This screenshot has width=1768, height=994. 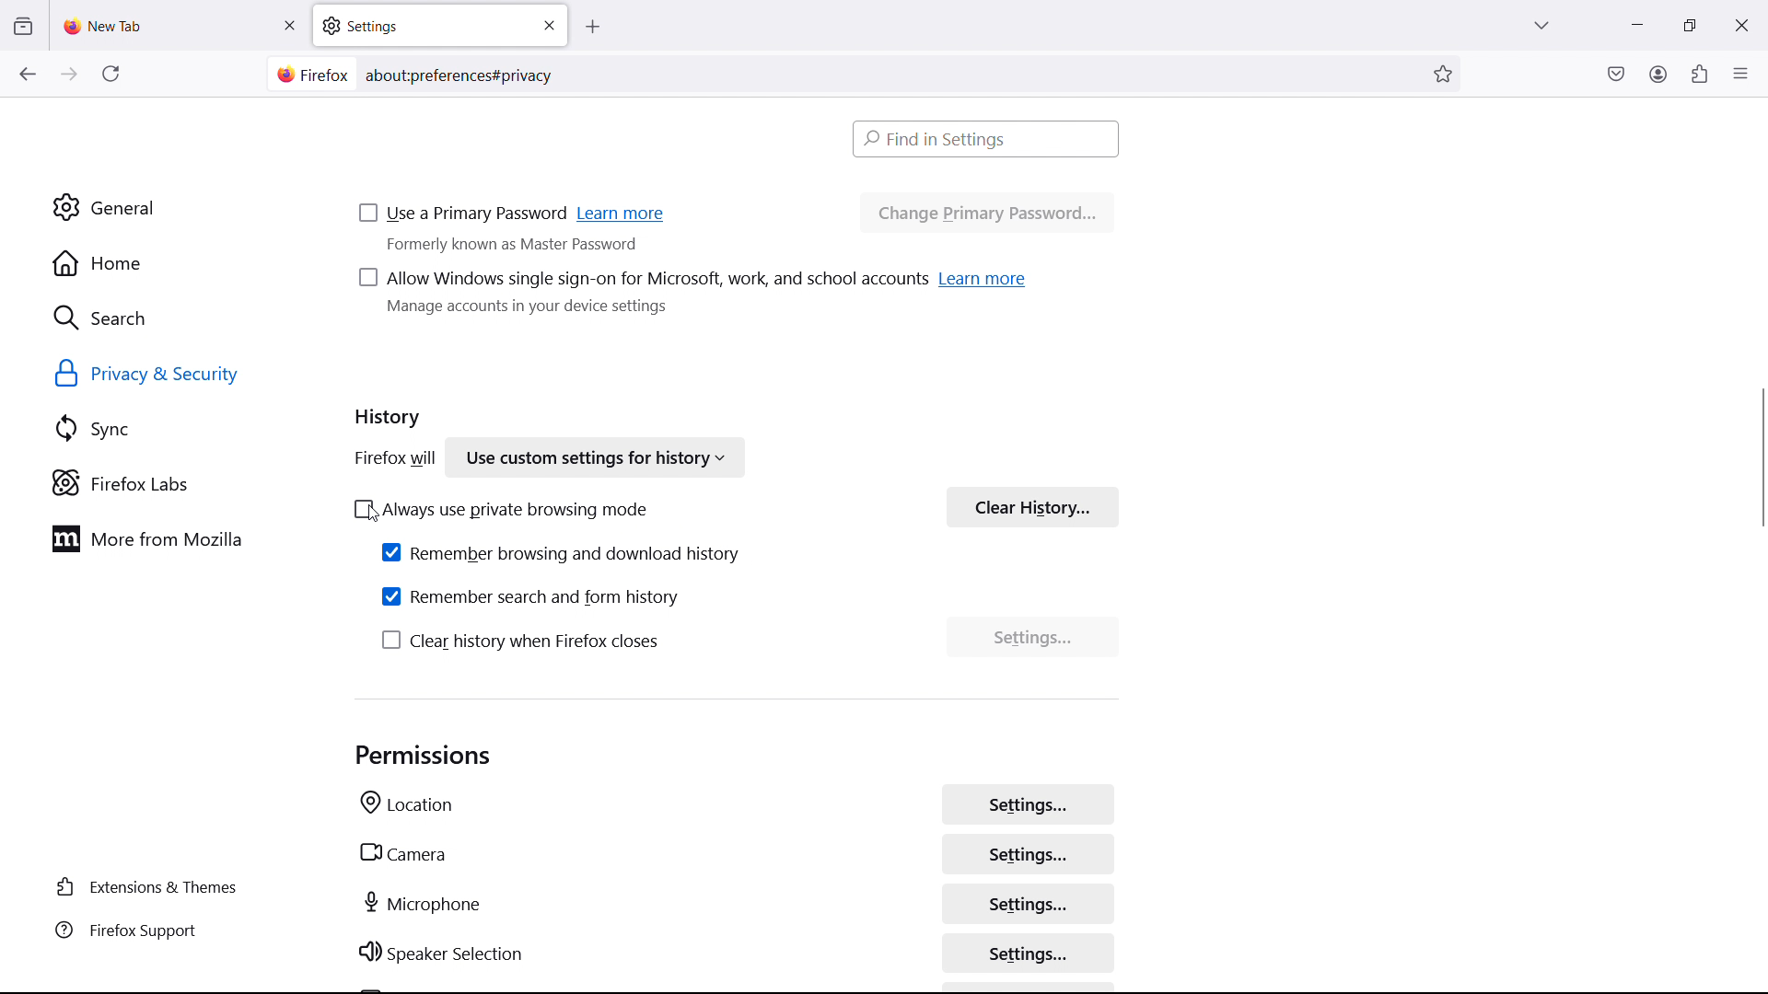 What do you see at coordinates (984, 278) in the screenshot?
I see `learn more about single sign-in` at bounding box center [984, 278].